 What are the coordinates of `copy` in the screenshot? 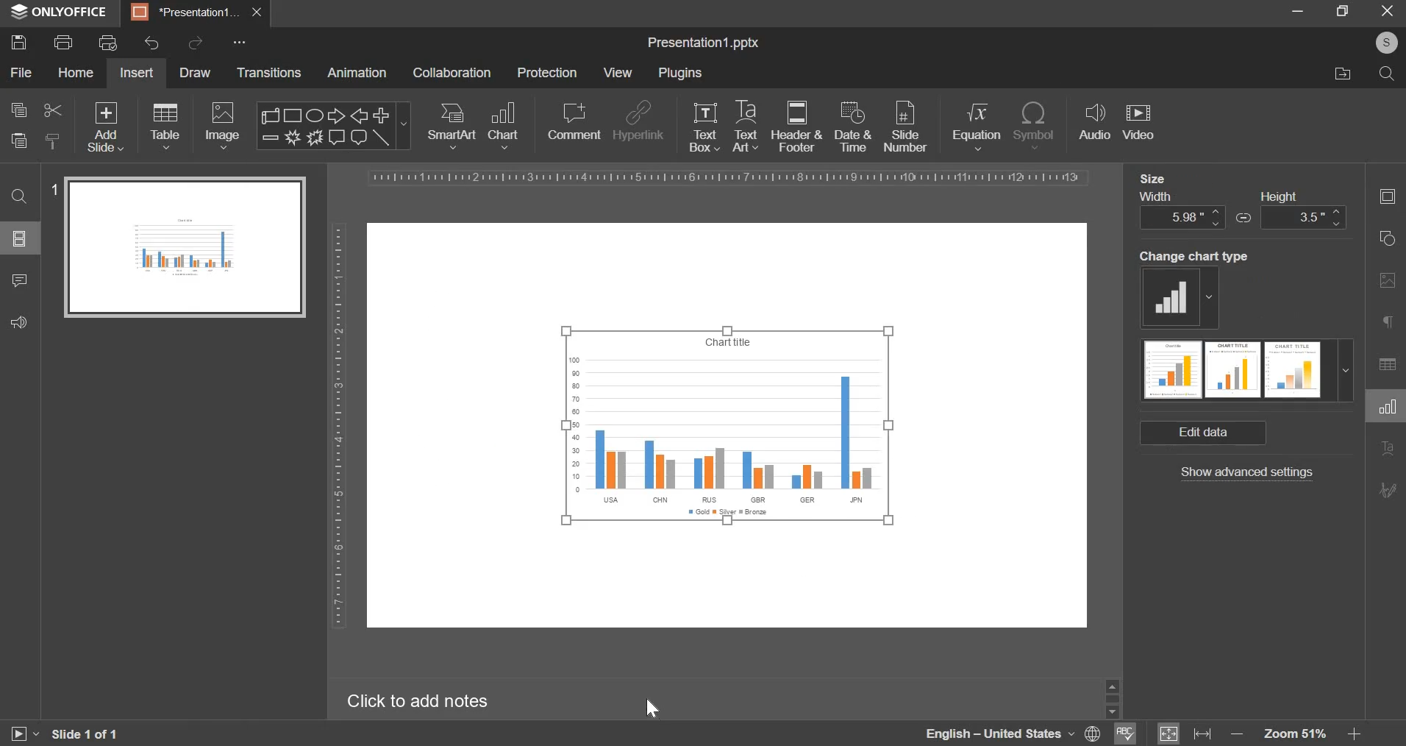 It's located at (18, 110).